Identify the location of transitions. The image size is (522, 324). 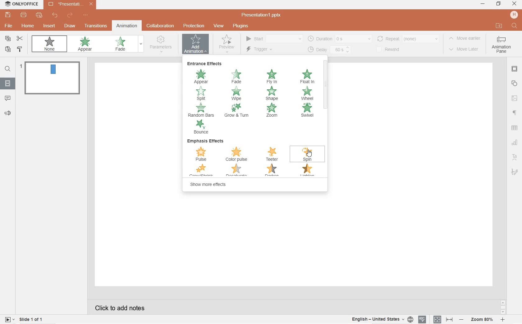
(95, 26).